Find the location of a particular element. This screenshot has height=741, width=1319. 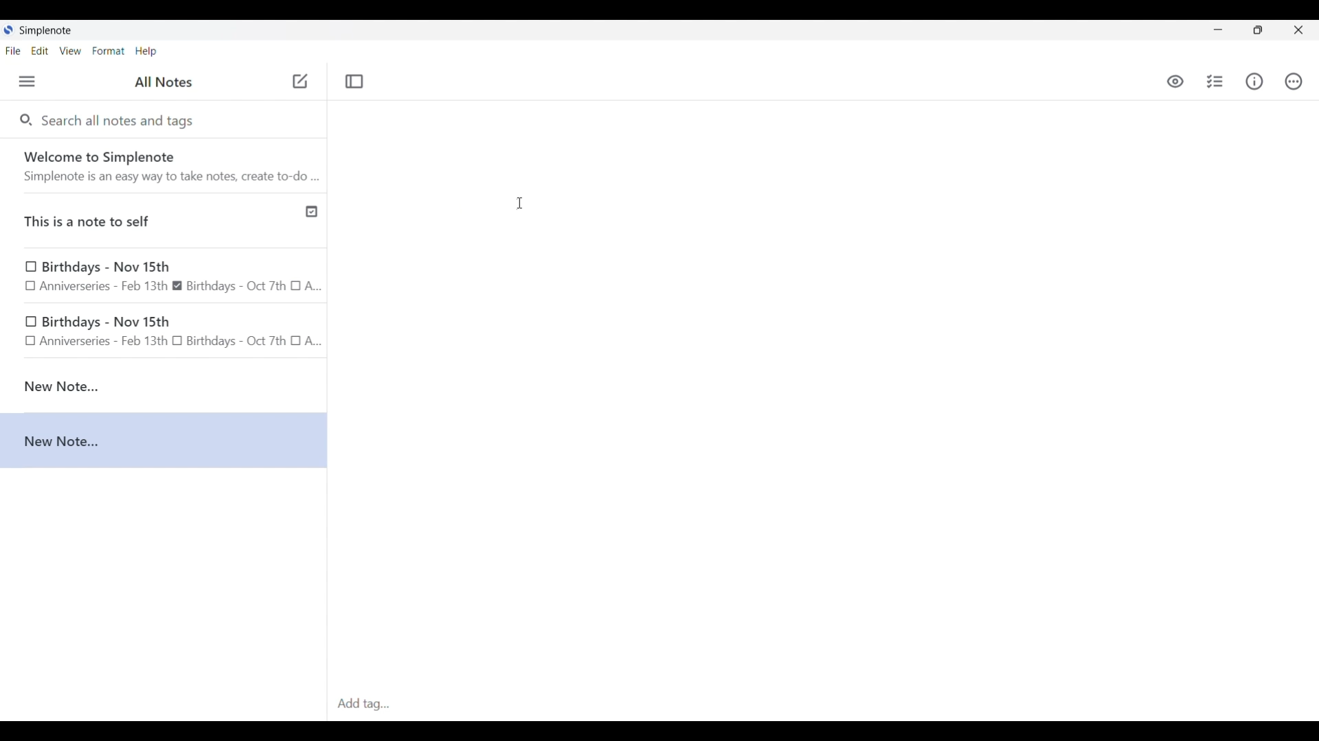

Minimize is located at coordinates (1218, 30).